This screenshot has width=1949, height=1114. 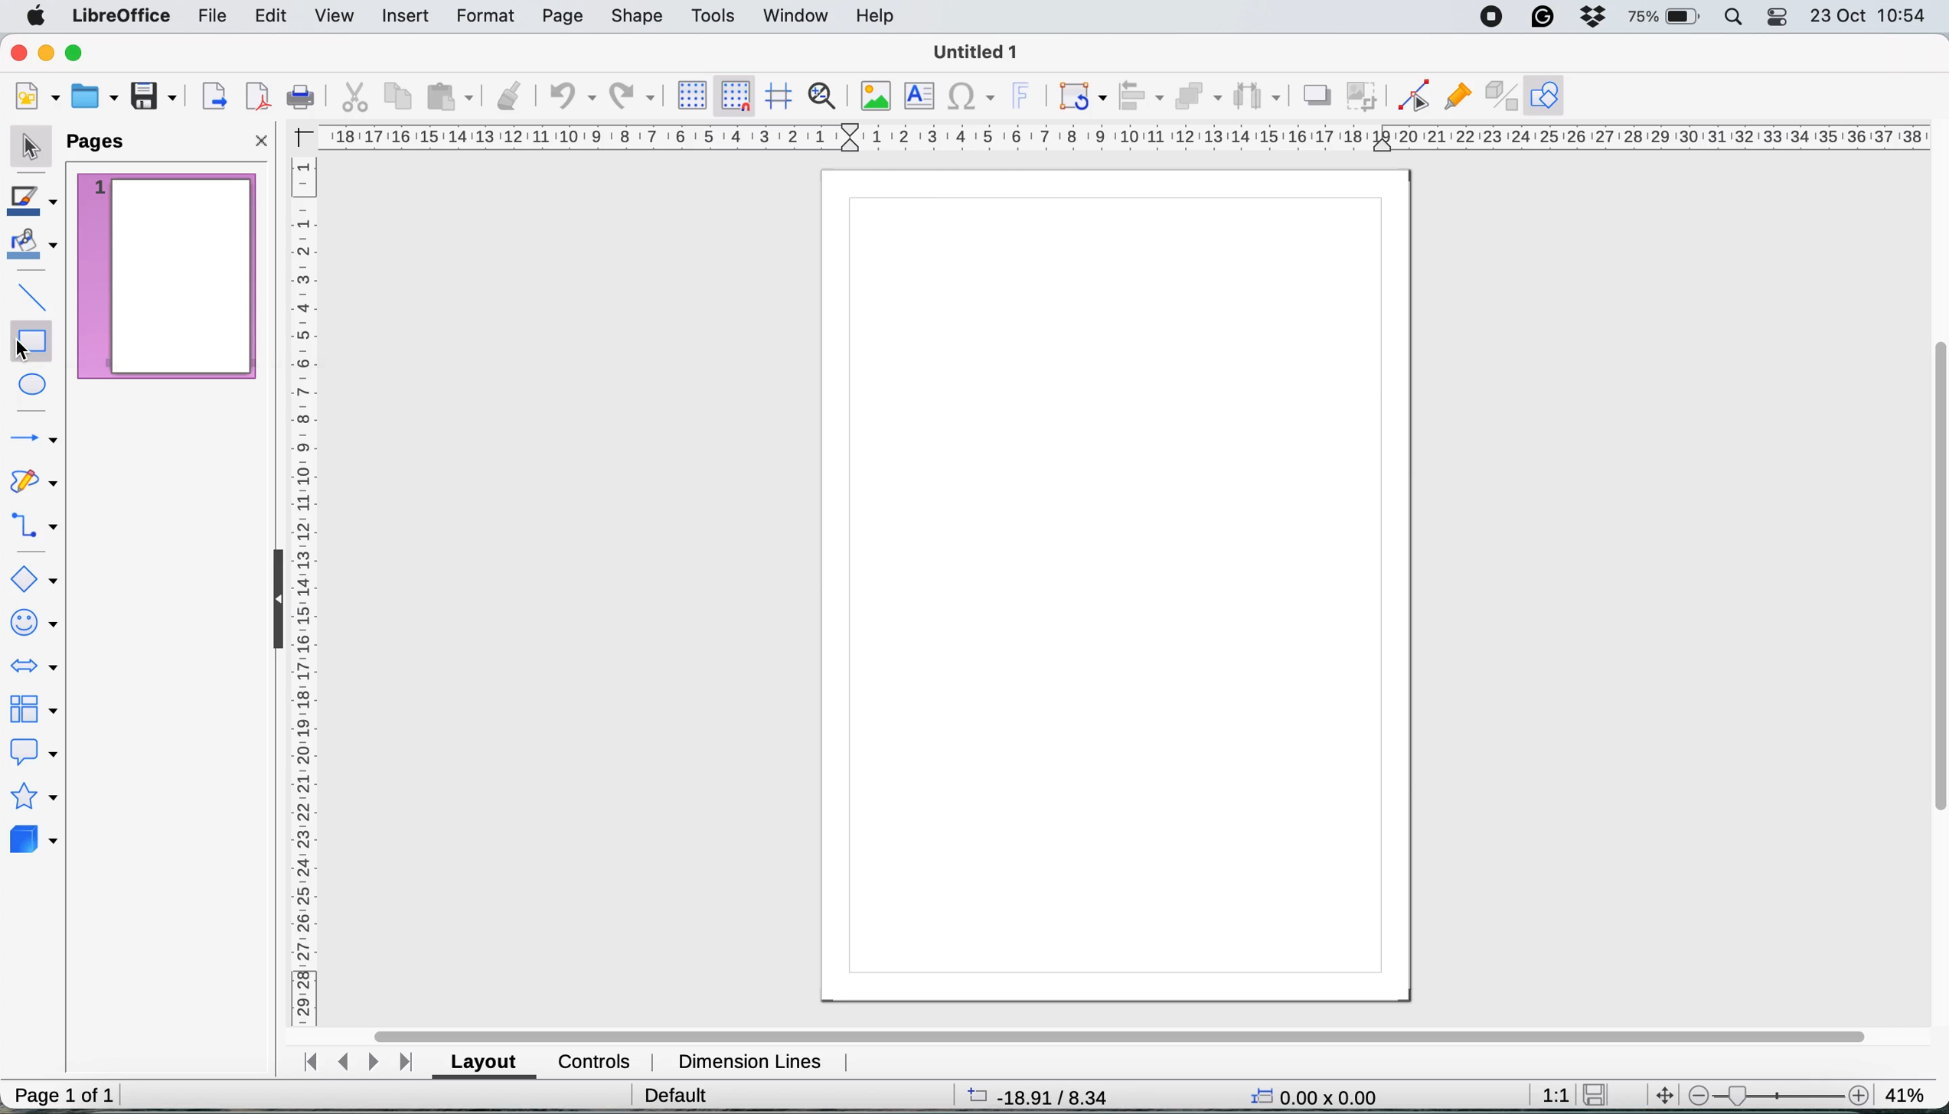 What do you see at coordinates (36, 486) in the screenshot?
I see `curves and polygons` at bounding box center [36, 486].